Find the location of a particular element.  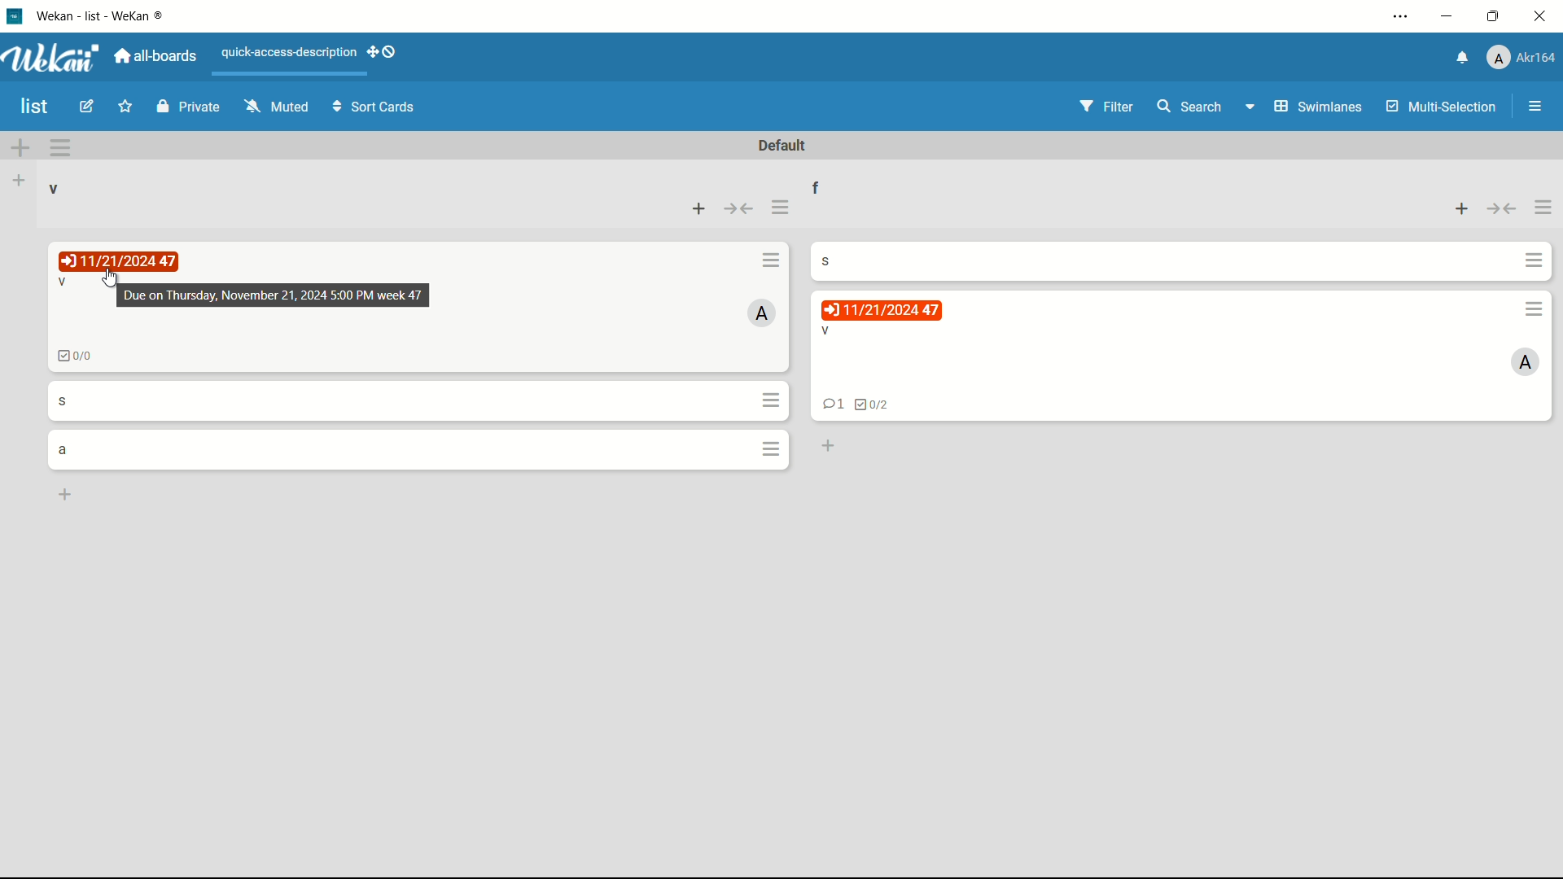

multi-selection is located at coordinates (1439, 106).